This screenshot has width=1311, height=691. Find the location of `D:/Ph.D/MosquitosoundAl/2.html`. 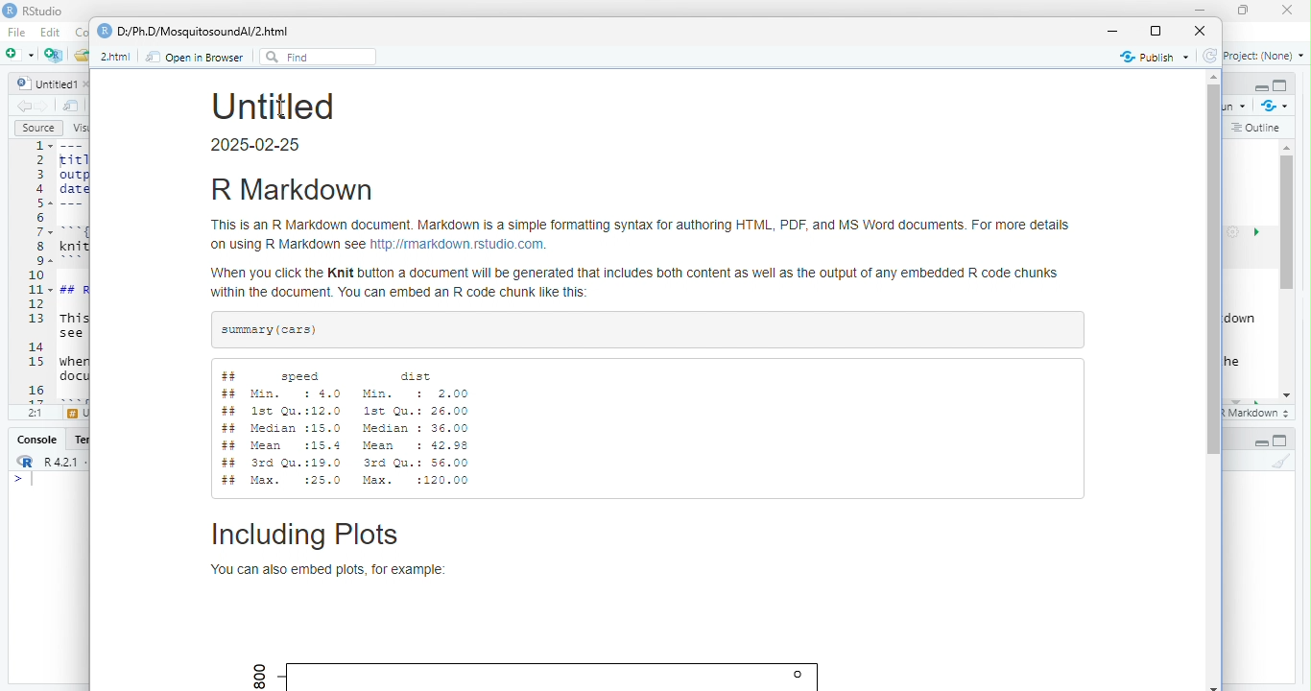

D:/Ph.D/MosquitosoundAl/2.html is located at coordinates (203, 32).